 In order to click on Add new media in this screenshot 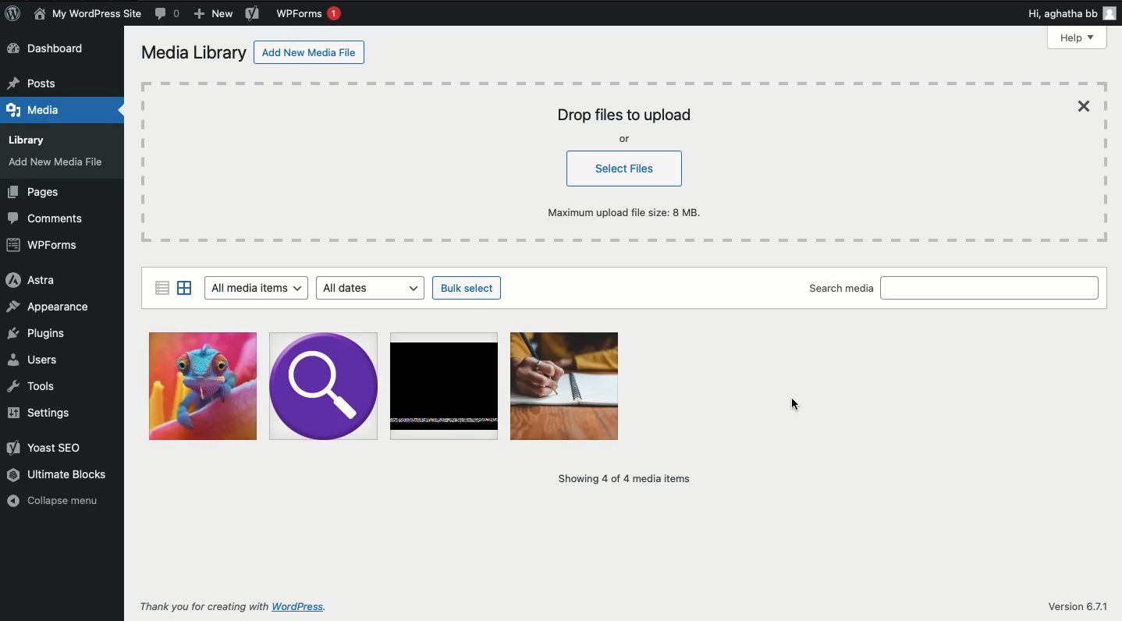, I will do `click(59, 165)`.